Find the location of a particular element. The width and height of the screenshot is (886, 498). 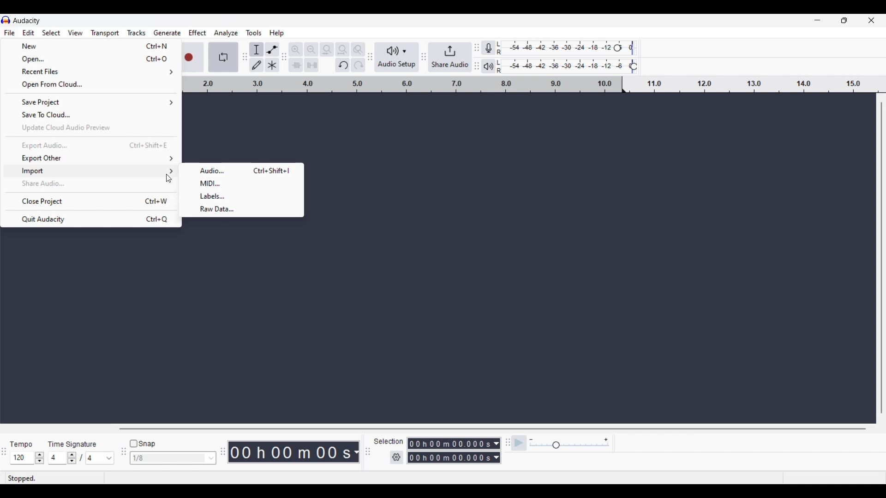

Raw data is located at coordinates (242, 210).